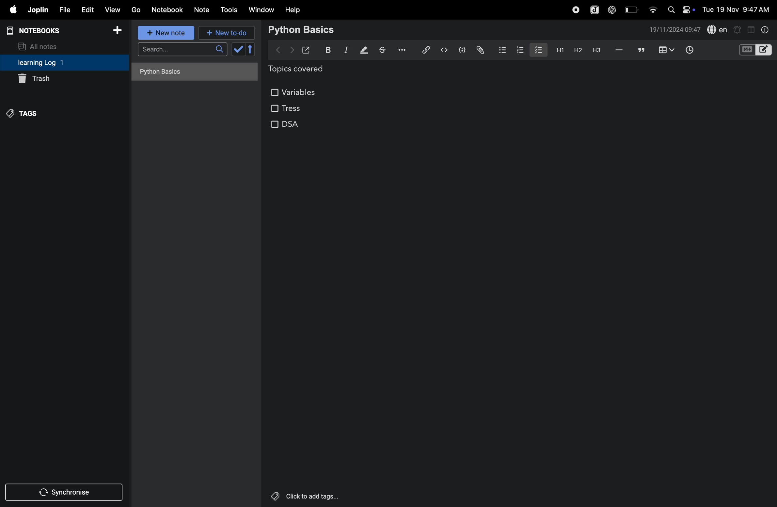  Describe the element at coordinates (182, 51) in the screenshot. I see `search` at that location.